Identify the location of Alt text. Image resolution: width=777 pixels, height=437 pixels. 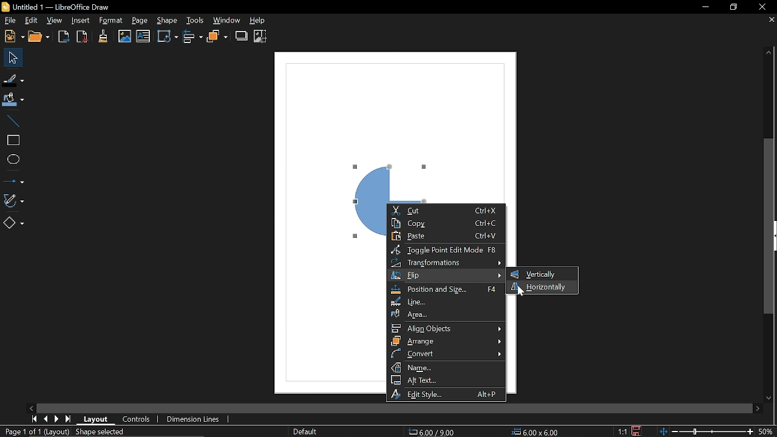
(446, 380).